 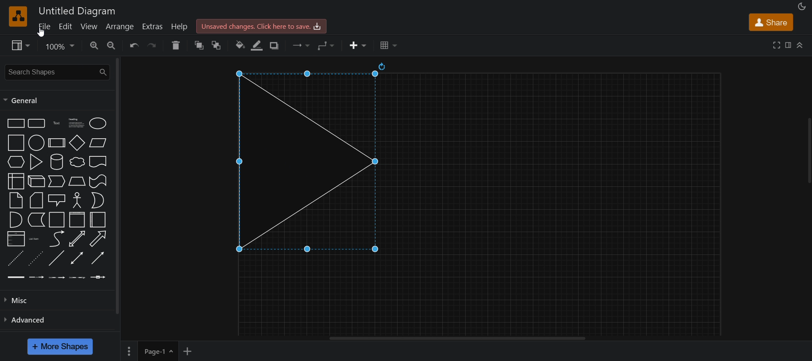 What do you see at coordinates (275, 46) in the screenshot?
I see `shadow` at bounding box center [275, 46].